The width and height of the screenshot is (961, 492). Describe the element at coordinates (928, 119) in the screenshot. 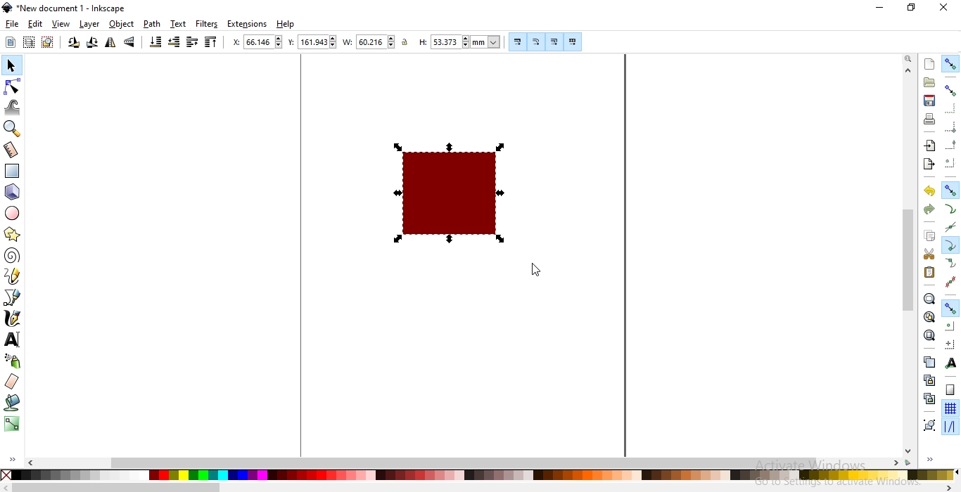

I see `print document` at that location.